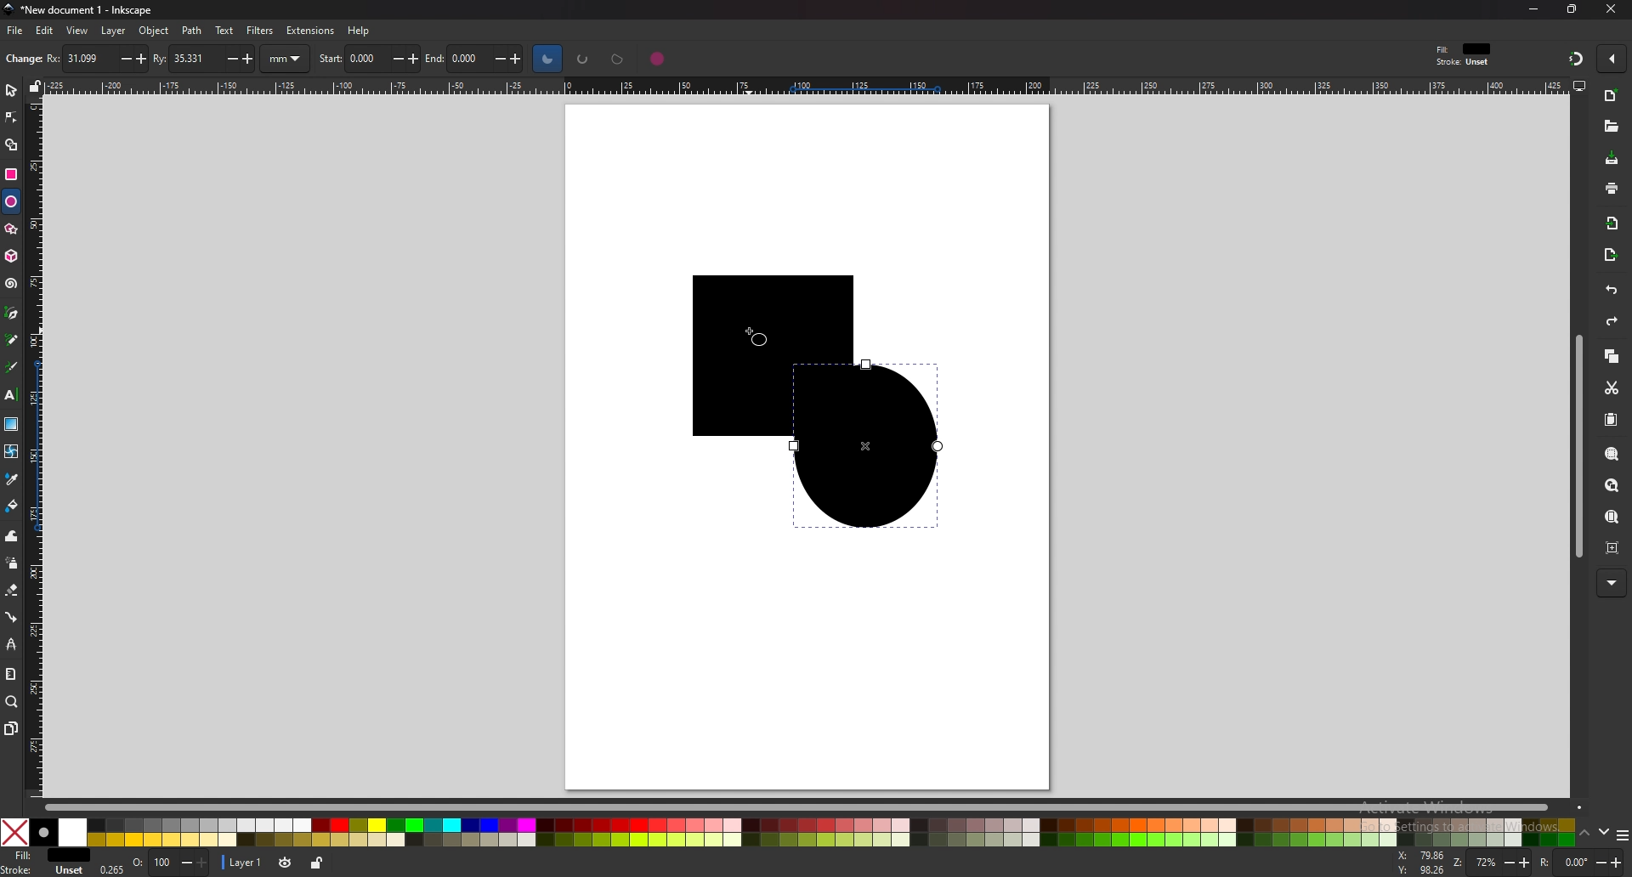 The height and width of the screenshot is (877, 1632). What do you see at coordinates (798, 85) in the screenshot?
I see `horizontal ruler` at bounding box center [798, 85].